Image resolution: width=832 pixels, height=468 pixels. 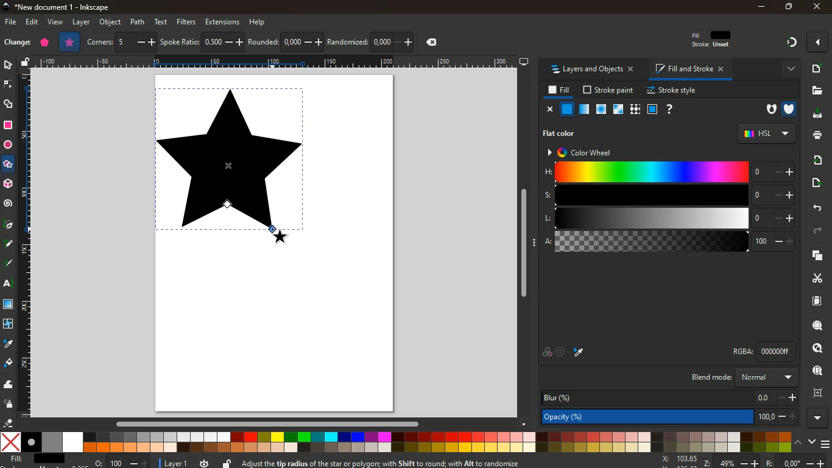 What do you see at coordinates (186, 21) in the screenshot?
I see `filters` at bounding box center [186, 21].